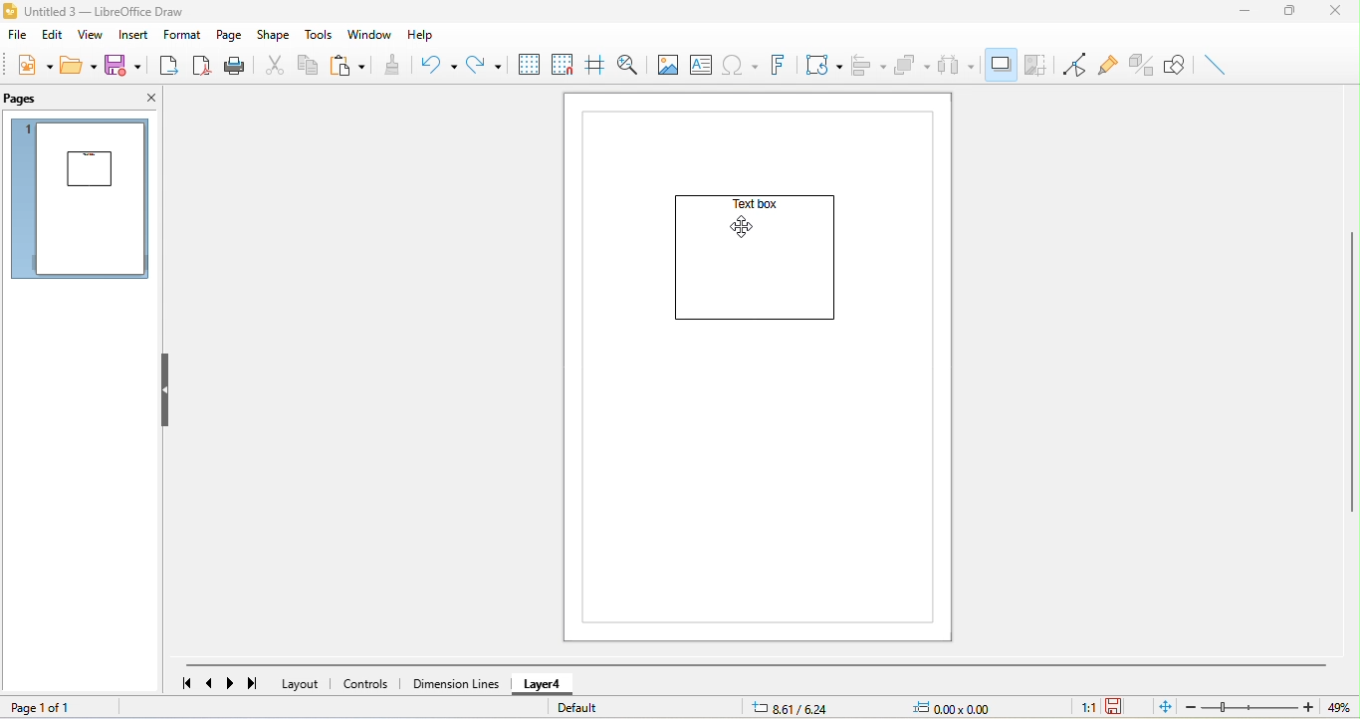 The height and width of the screenshot is (719, 1360). Describe the element at coordinates (419, 36) in the screenshot. I see `help` at that location.